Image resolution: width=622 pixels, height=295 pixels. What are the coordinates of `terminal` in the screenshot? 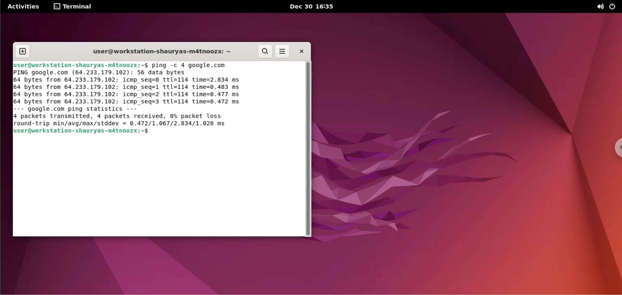 It's located at (73, 6).